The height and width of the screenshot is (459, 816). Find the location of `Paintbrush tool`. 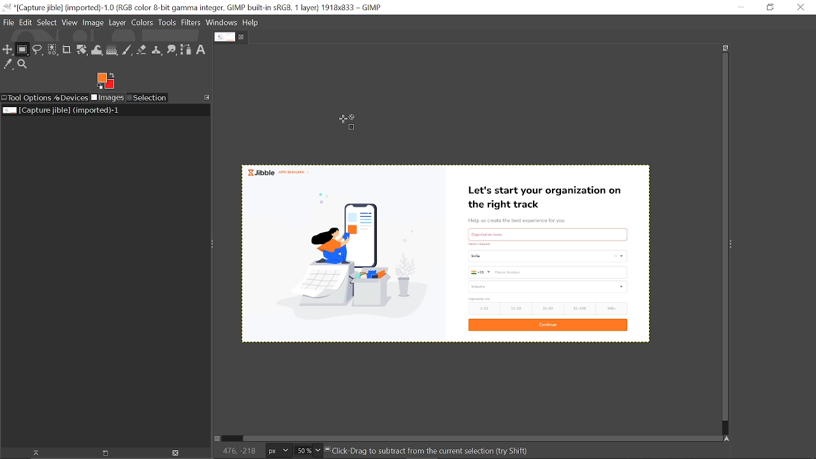

Paintbrush tool is located at coordinates (127, 50).